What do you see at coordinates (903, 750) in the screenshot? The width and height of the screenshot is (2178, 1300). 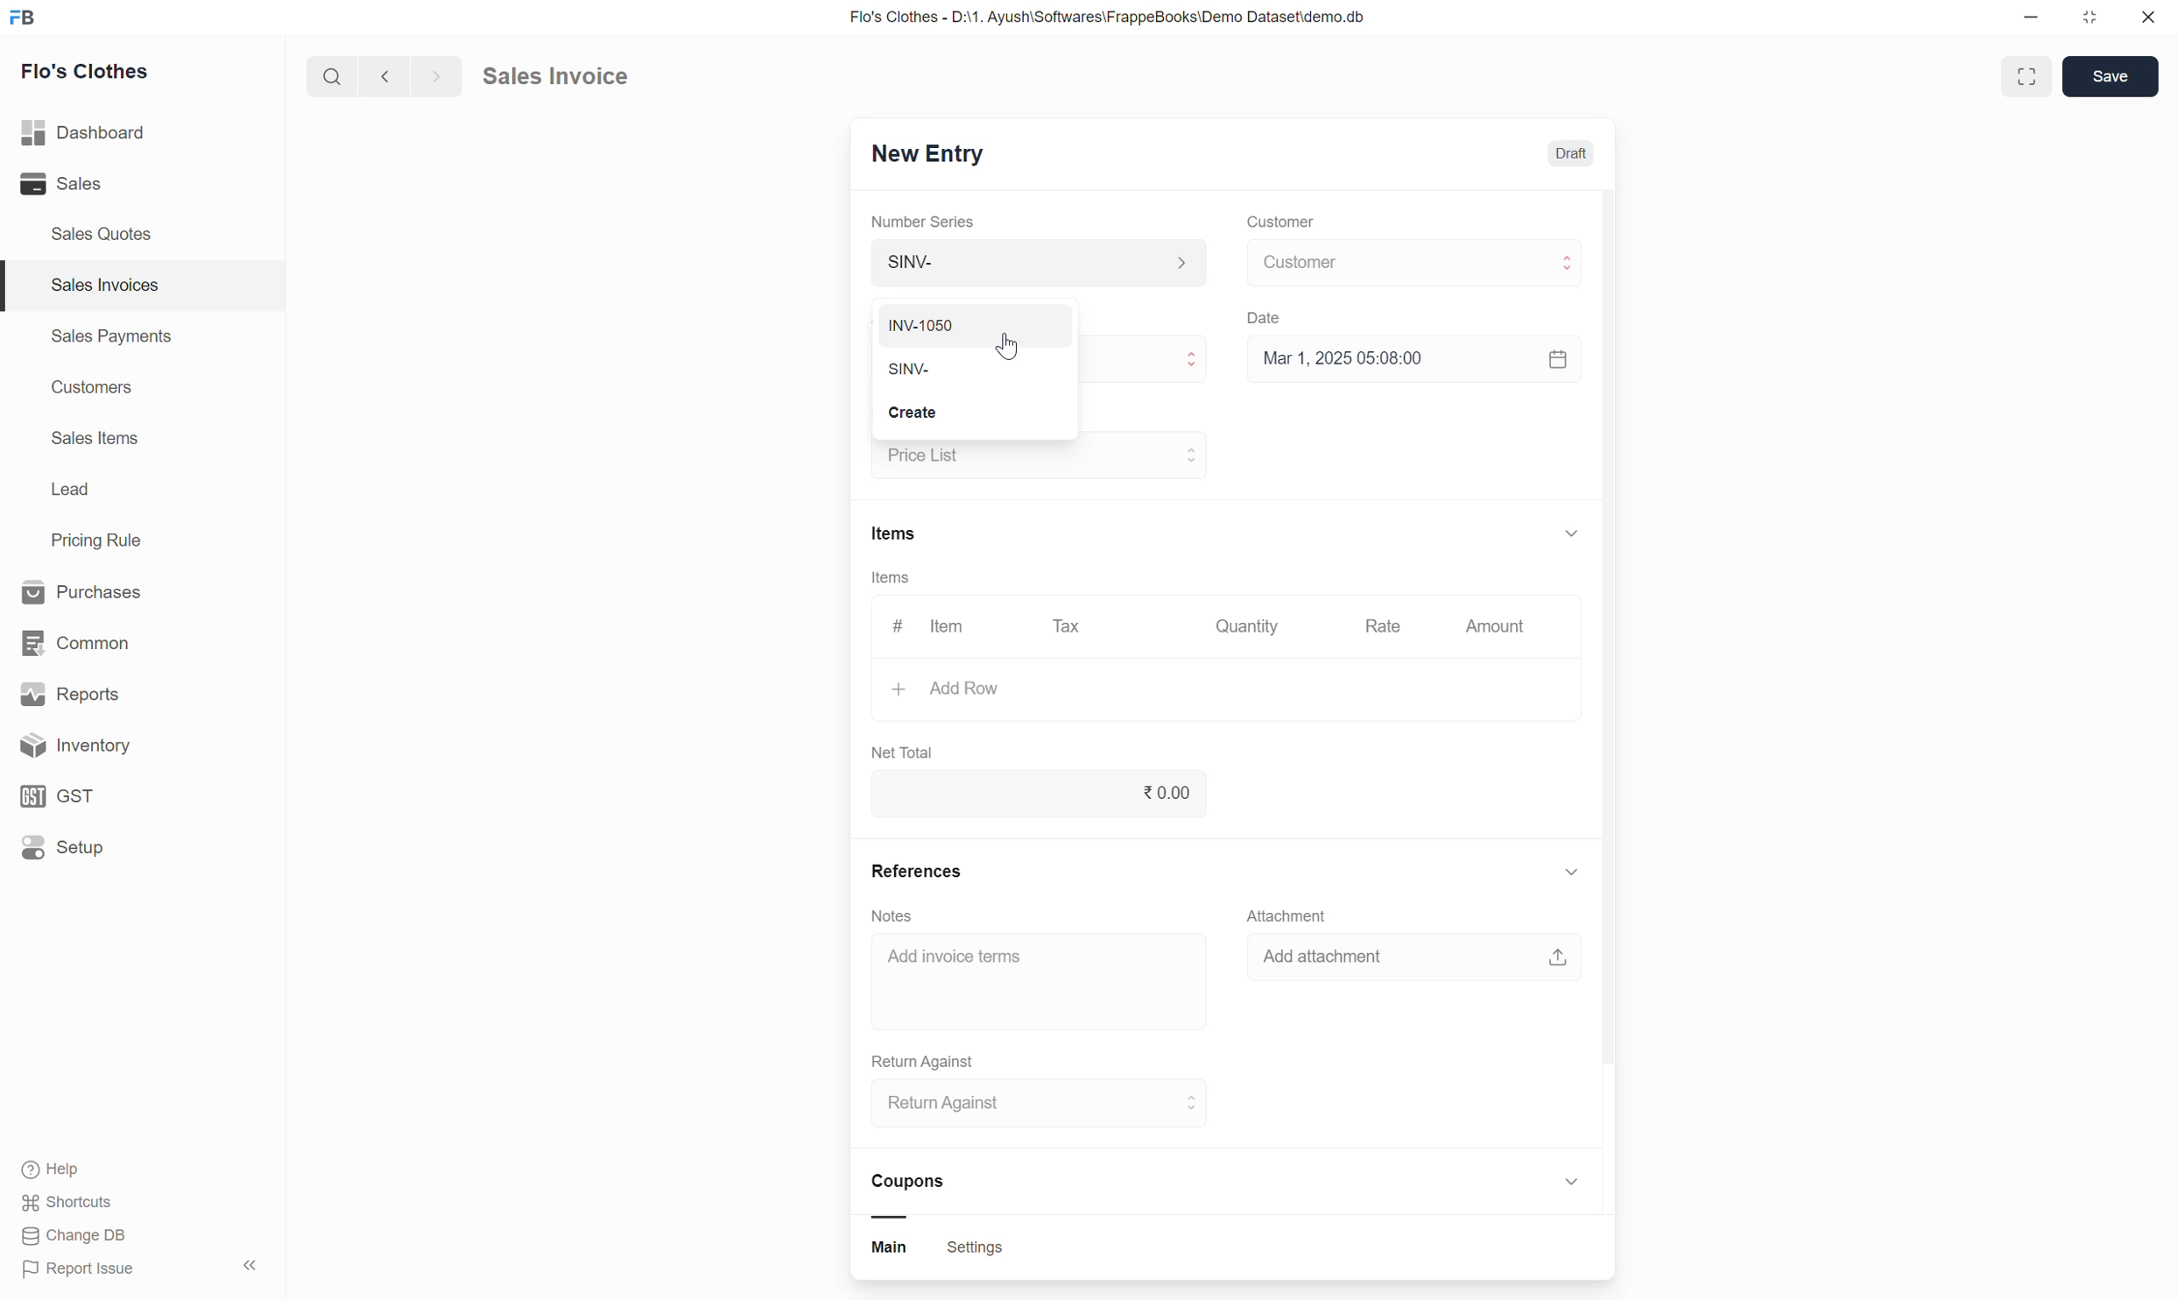 I see `Net Total` at bounding box center [903, 750].